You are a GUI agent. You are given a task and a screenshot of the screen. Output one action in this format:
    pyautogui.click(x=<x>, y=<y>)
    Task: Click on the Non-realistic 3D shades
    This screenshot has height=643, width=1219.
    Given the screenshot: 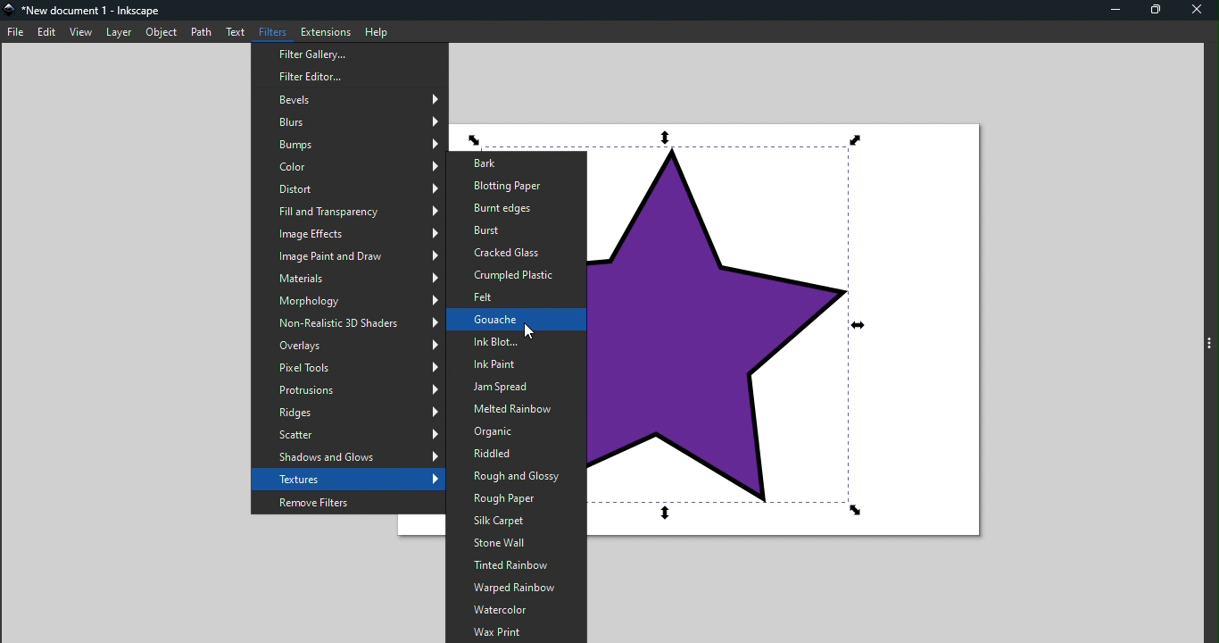 What is the action you would take?
    pyautogui.click(x=347, y=325)
    